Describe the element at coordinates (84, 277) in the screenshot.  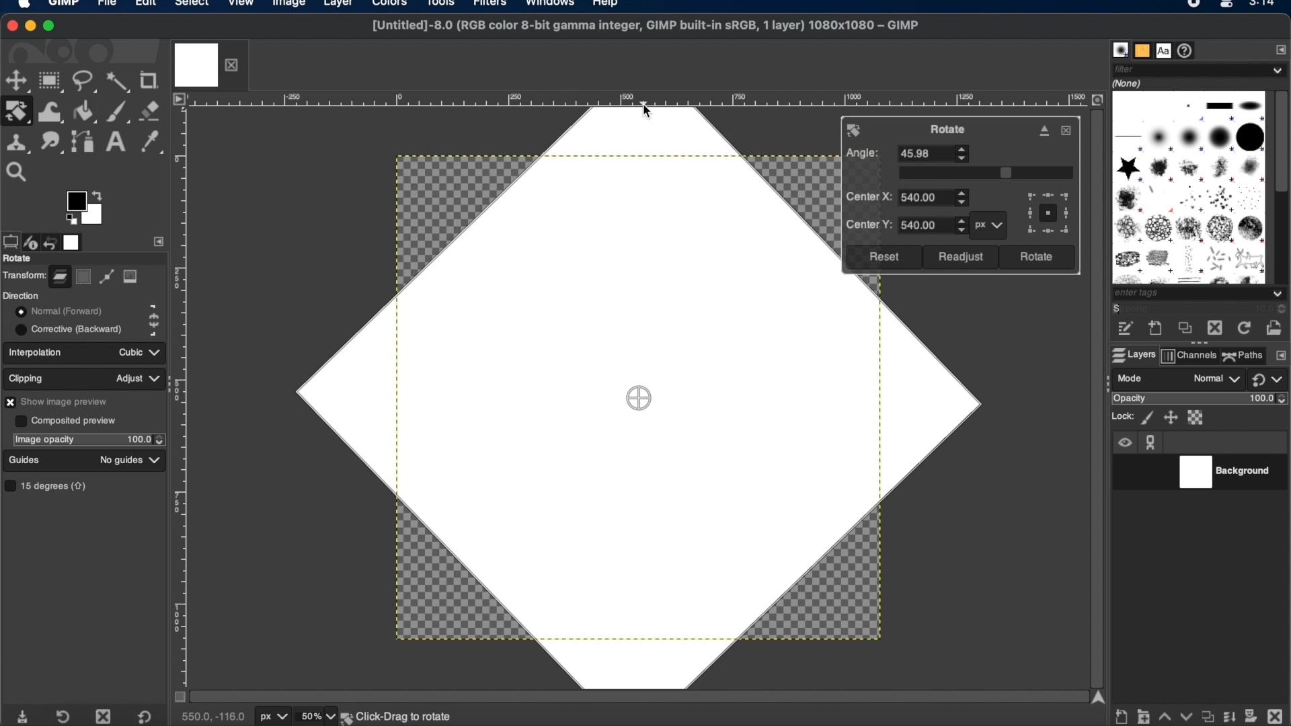
I see `selection ` at that location.